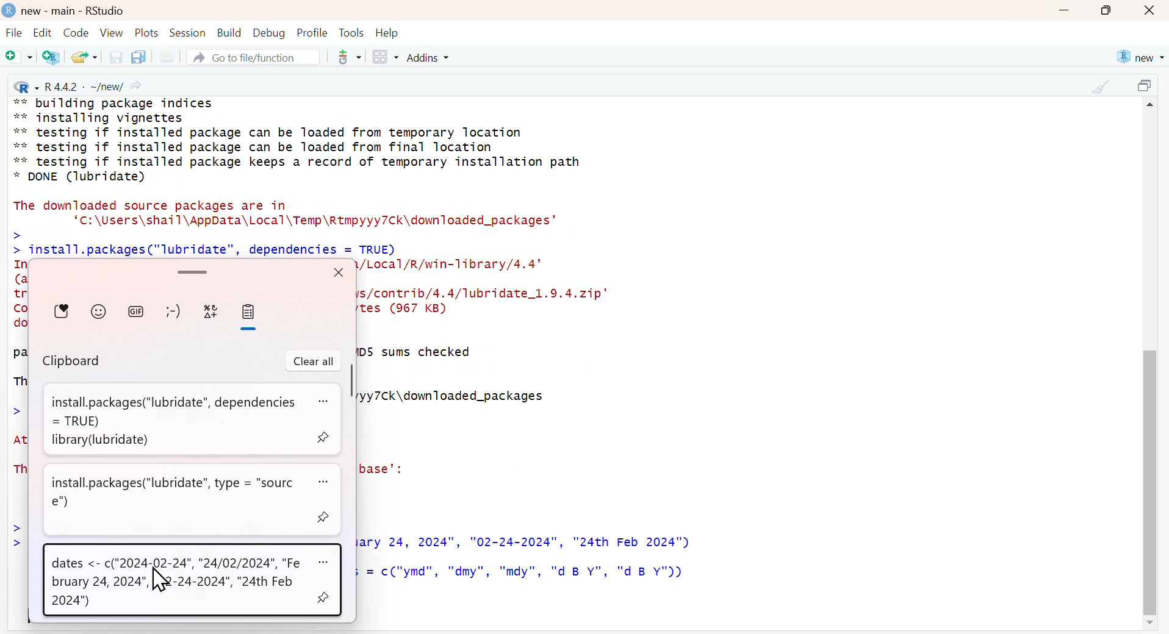  I want to click on pin, so click(326, 518).